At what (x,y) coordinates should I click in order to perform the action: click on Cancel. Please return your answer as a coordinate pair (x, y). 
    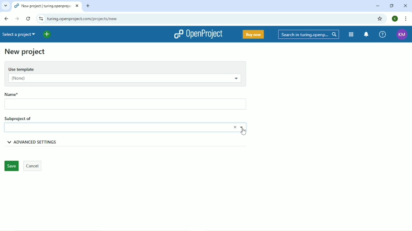
    Looking at the image, I should click on (33, 166).